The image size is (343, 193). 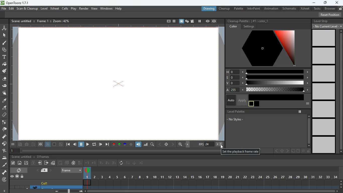 I want to click on edit, so click(x=11, y=9).